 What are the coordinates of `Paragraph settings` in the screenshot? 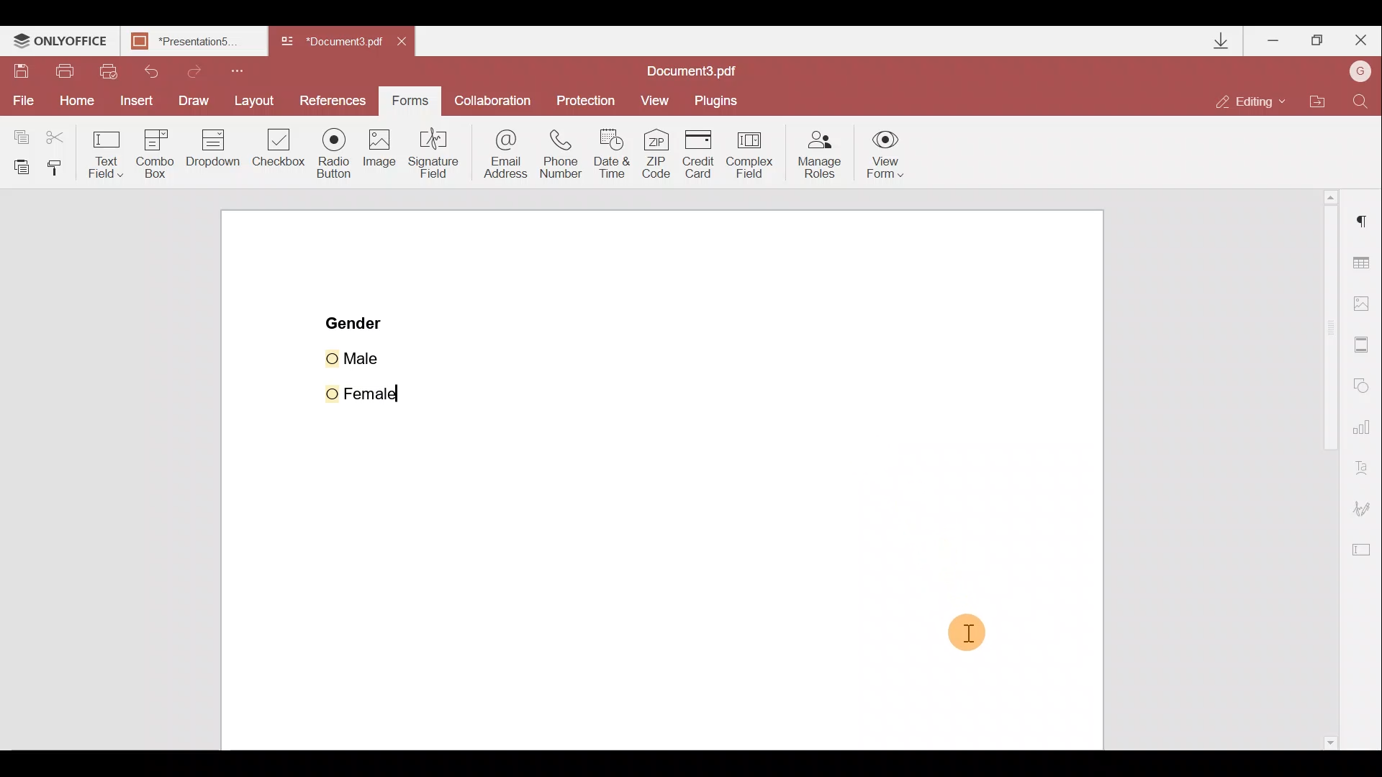 It's located at (1361, 227).